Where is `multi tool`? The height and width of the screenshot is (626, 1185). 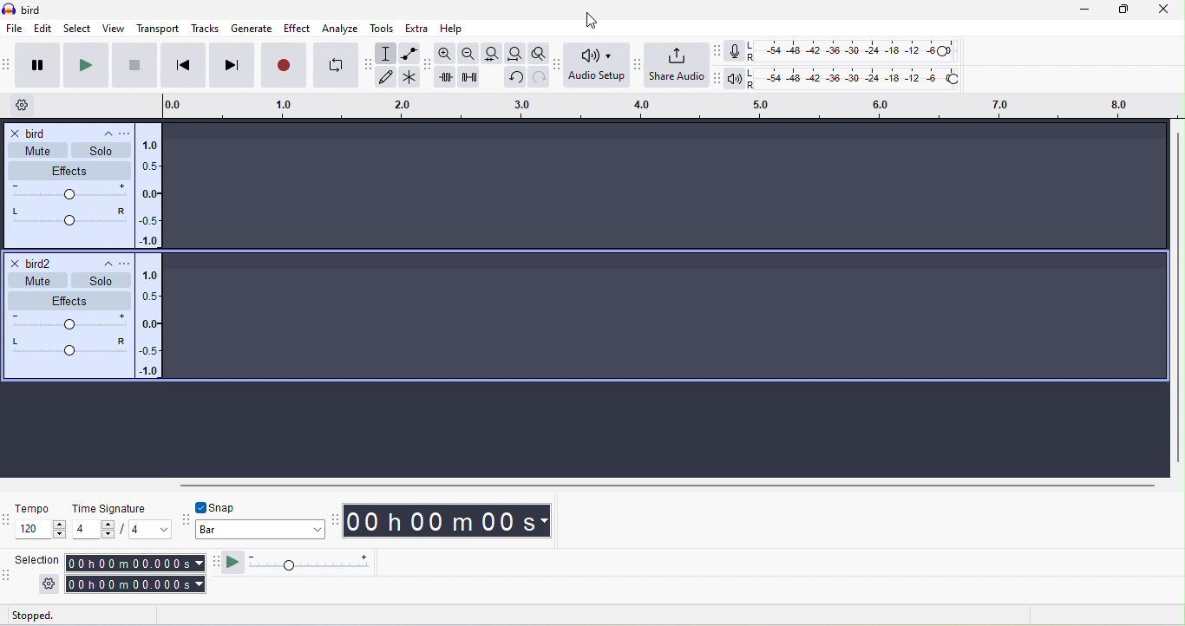
multi tool is located at coordinates (408, 79).